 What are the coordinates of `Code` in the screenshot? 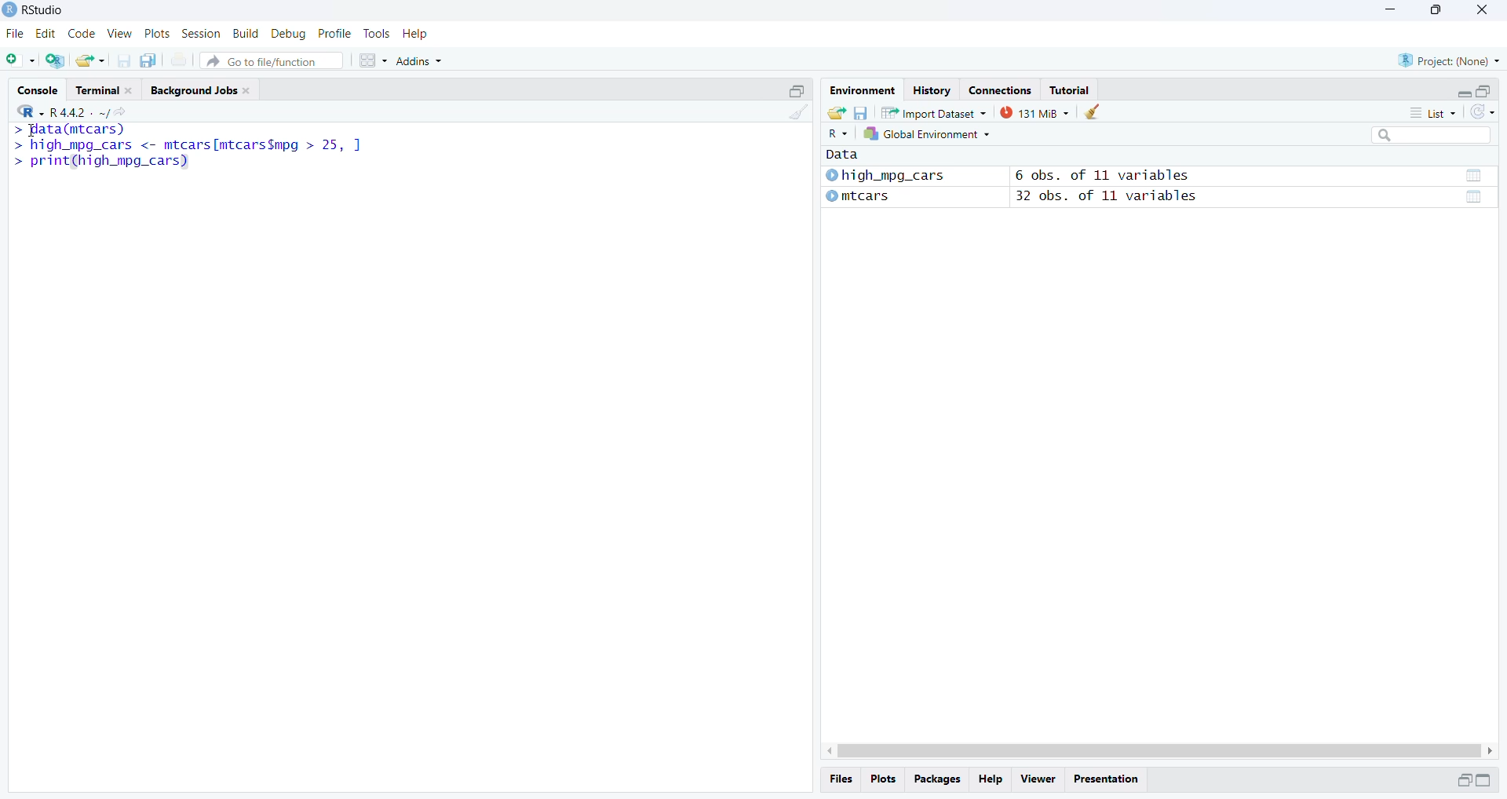 It's located at (81, 34).